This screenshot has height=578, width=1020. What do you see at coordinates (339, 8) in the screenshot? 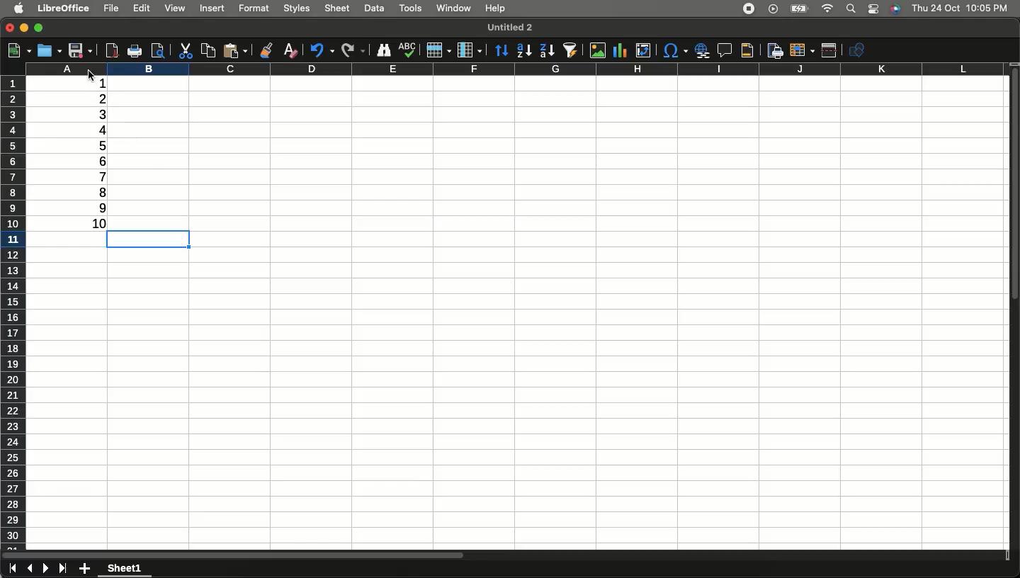
I see `Sheet` at bounding box center [339, 8].